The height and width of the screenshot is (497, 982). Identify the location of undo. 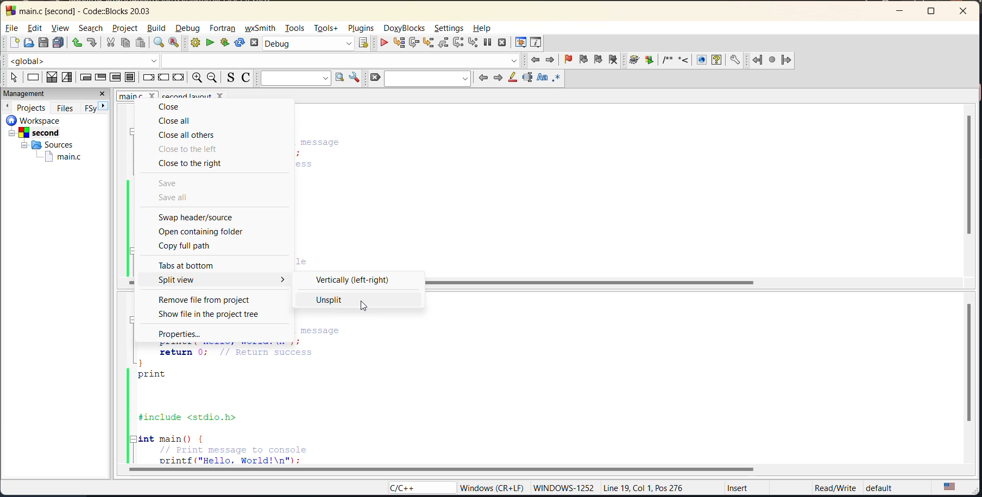
(75, 43).